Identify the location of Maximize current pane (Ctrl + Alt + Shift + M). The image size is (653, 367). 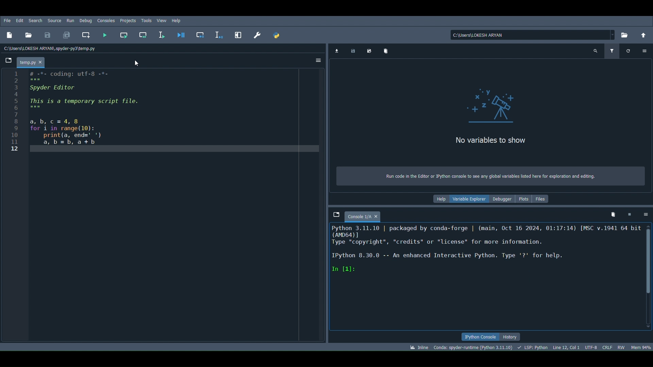
(237, 34).